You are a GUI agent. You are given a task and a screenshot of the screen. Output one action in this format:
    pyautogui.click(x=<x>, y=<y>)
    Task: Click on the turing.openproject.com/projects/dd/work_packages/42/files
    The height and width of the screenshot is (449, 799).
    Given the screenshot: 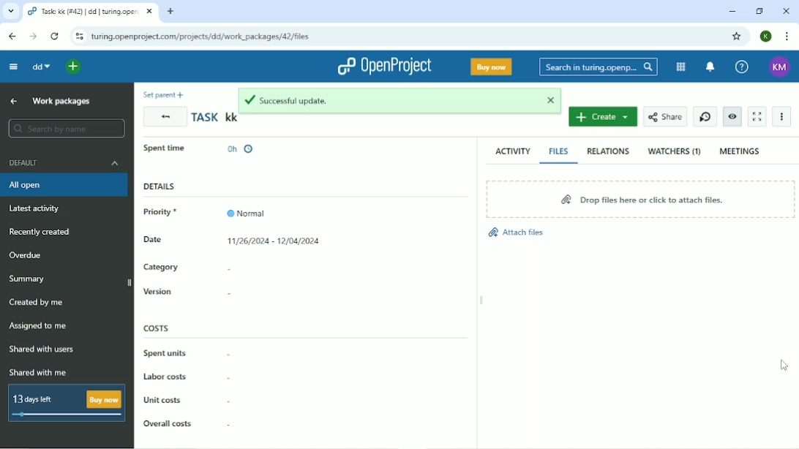 What is the action you would take?
    pyautogui.click(x=203, y=37)
    